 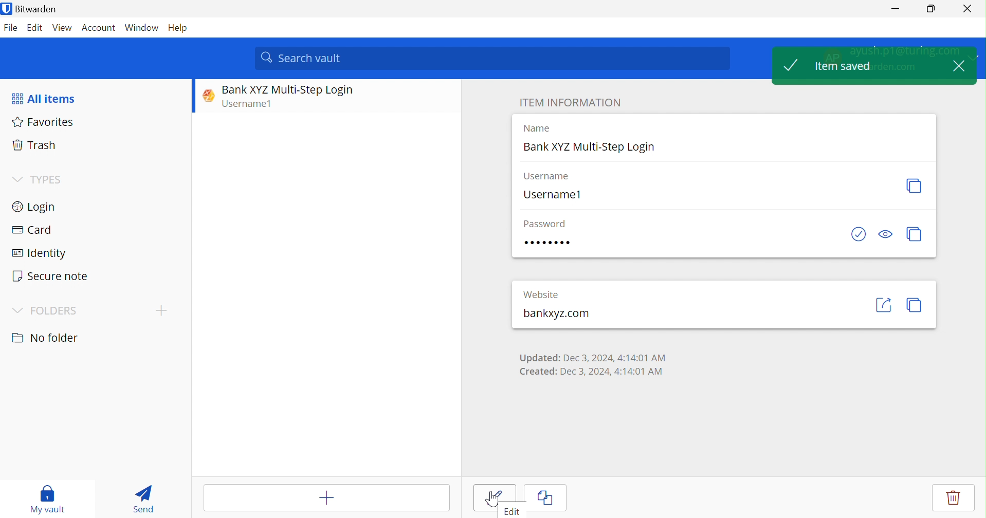 I want to click on Password, so click(x=543, y=224).